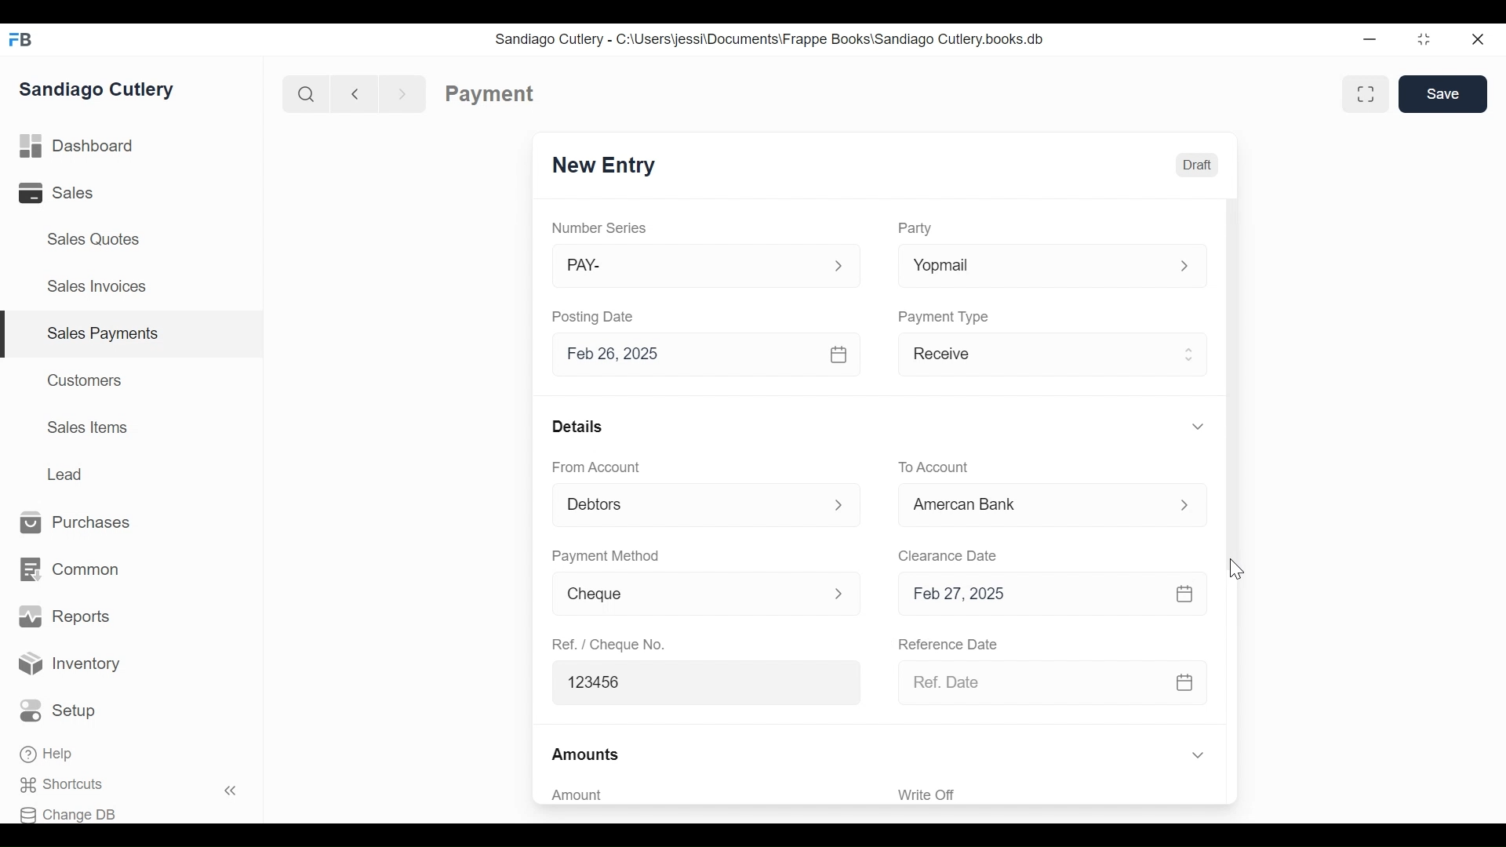 The image size is (1506, 847). What do you see at coordinates (1371, 91) in the screenshot?
I see `Toggle form and full width ` at bounding box center [1371, 91].